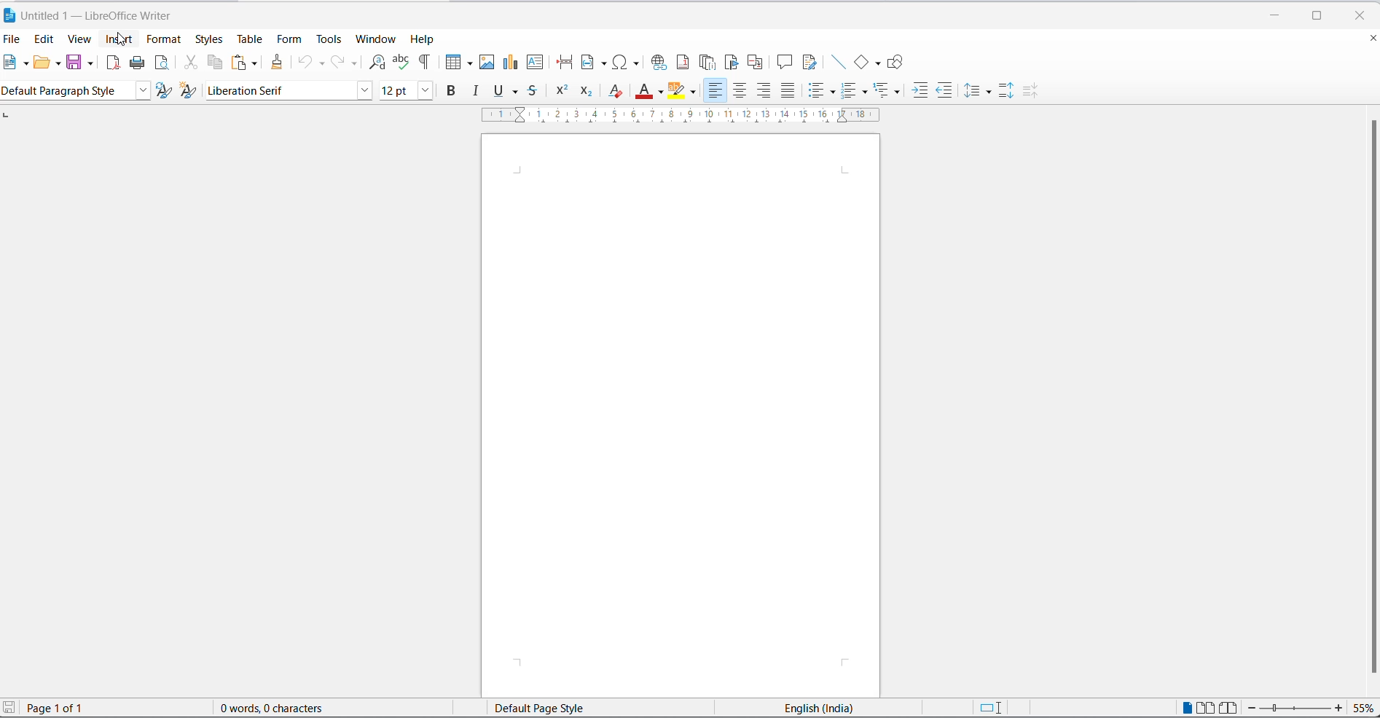 The width and height of the screenshot is (1380, 718). I want to click on character highlighting options, so click(696, 92).